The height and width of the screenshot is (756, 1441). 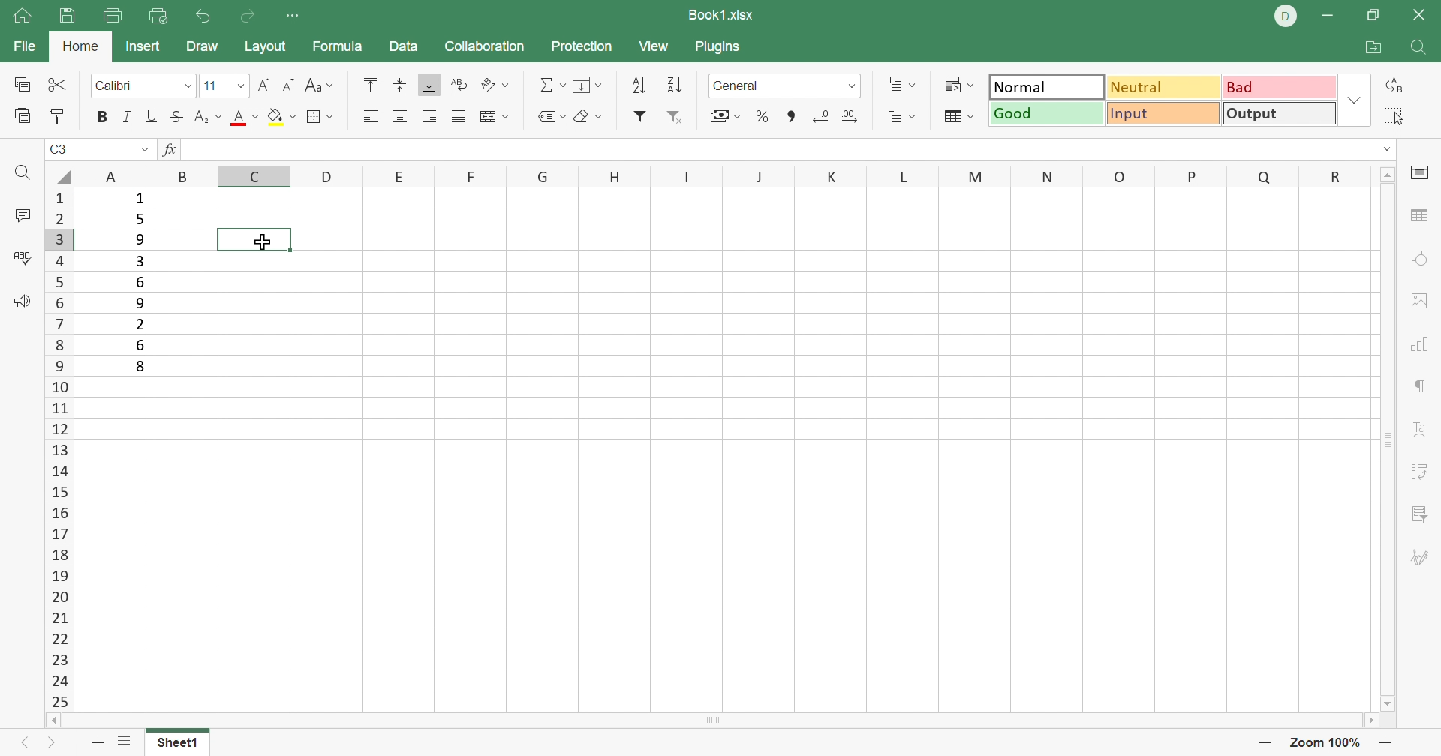 What do you see at coordinates (1420, 50) in the screenshot?
I see `Find` at bounding box center [1420, 50].